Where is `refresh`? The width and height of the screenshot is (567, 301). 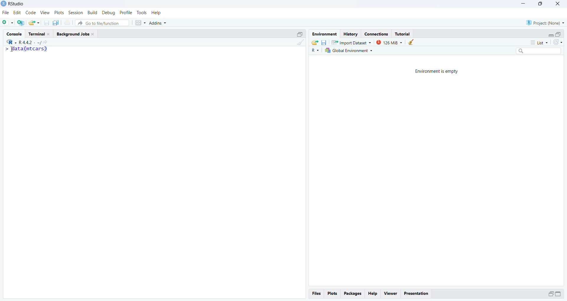
refresh is located at coordinates (558, 42).